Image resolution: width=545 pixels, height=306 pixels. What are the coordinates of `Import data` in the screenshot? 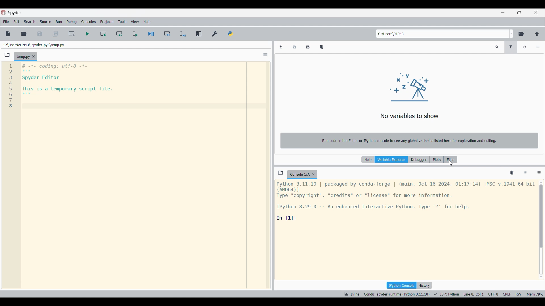 It's located at (281, 47).